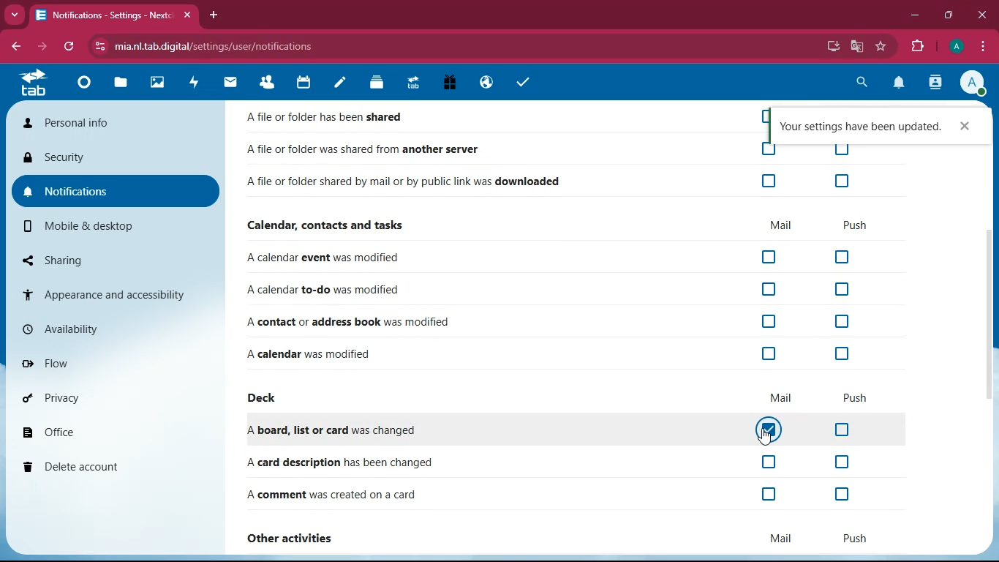  I want to click on Close, so click(970, 126).